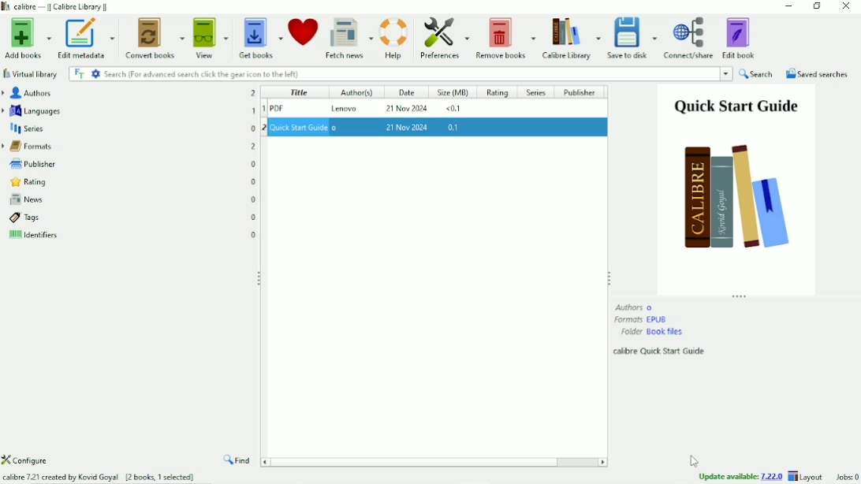 Image resolution: width=861 pixels, height=484 pixels. Describe the element at coordinates (132, 237) in the screenshot. I see `Identifiers` at that location.